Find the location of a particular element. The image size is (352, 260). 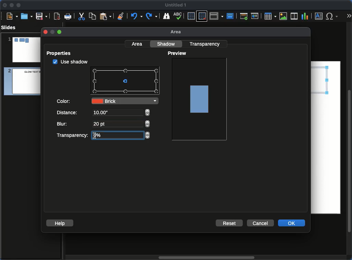

Scroll is located at coordinates (205, 258).